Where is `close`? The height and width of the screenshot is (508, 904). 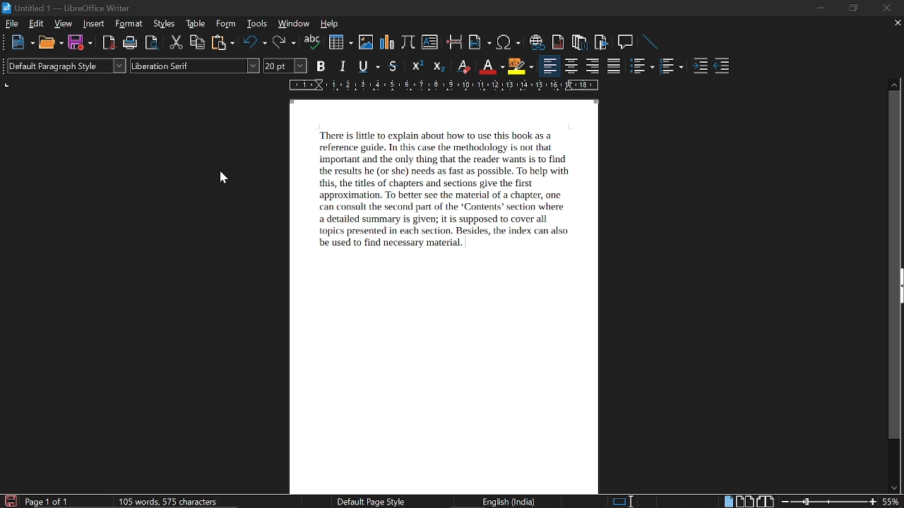 close is located at coordinates (888, 8).